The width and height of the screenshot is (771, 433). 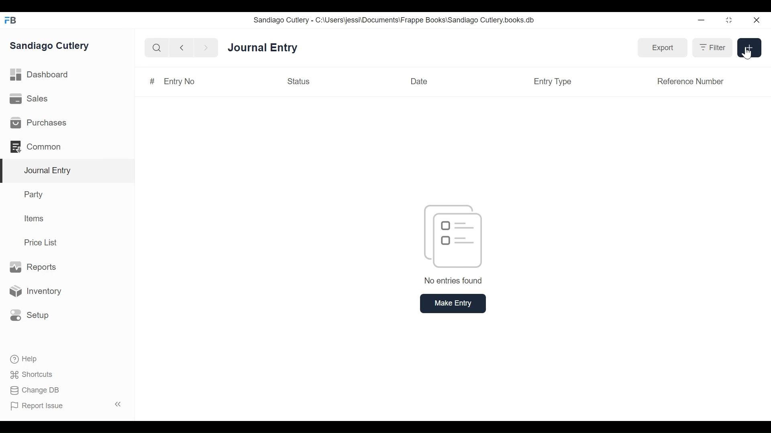 I want to click on minimize, so click(x=702, y=20).